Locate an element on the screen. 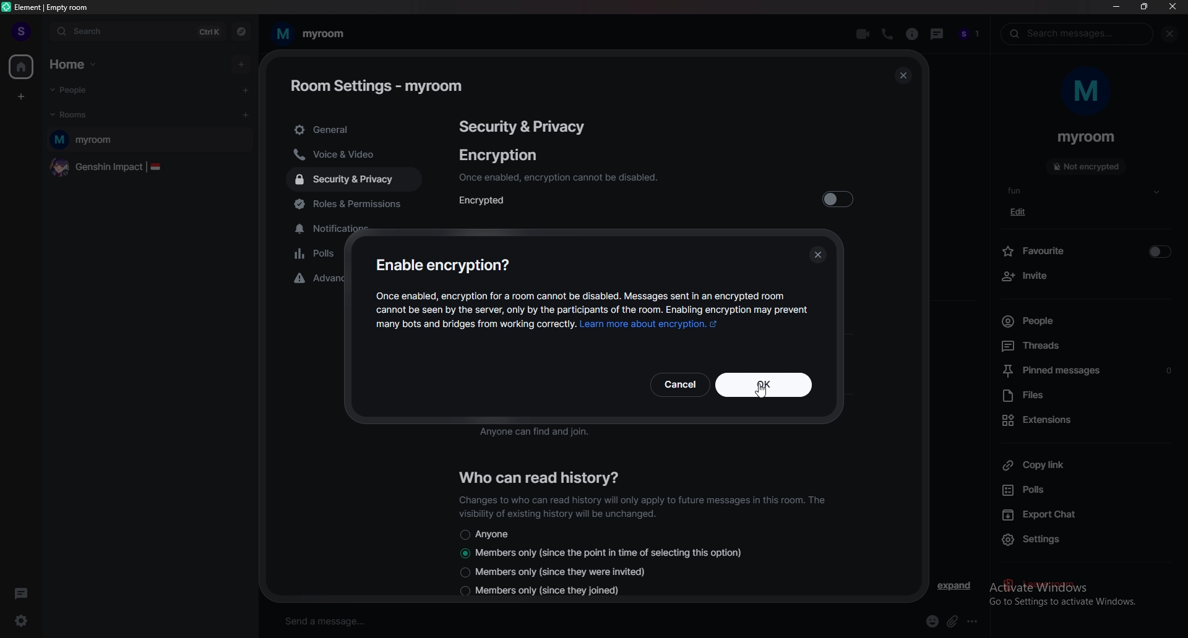  myroom is located at coordinates (1087, 138).